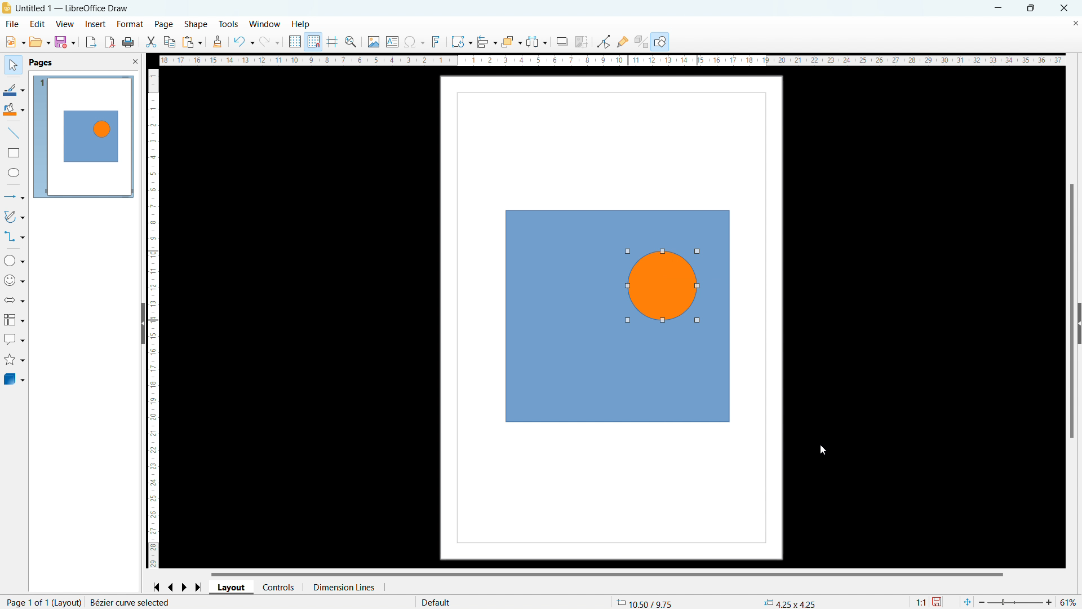 The width and height of the screenshot is (1082, 609). Describe the element at coordinates (1016, 601) in the screenshot. I see `zoom bar` at that location.